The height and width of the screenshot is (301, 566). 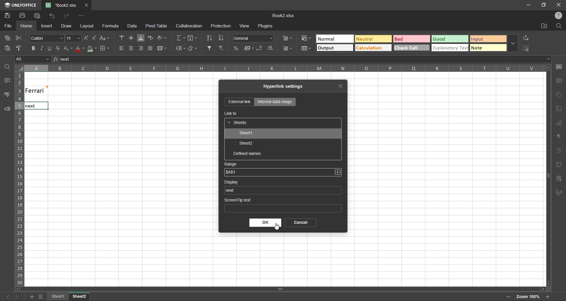 I want to click on link to, so click(x=231, y=113).